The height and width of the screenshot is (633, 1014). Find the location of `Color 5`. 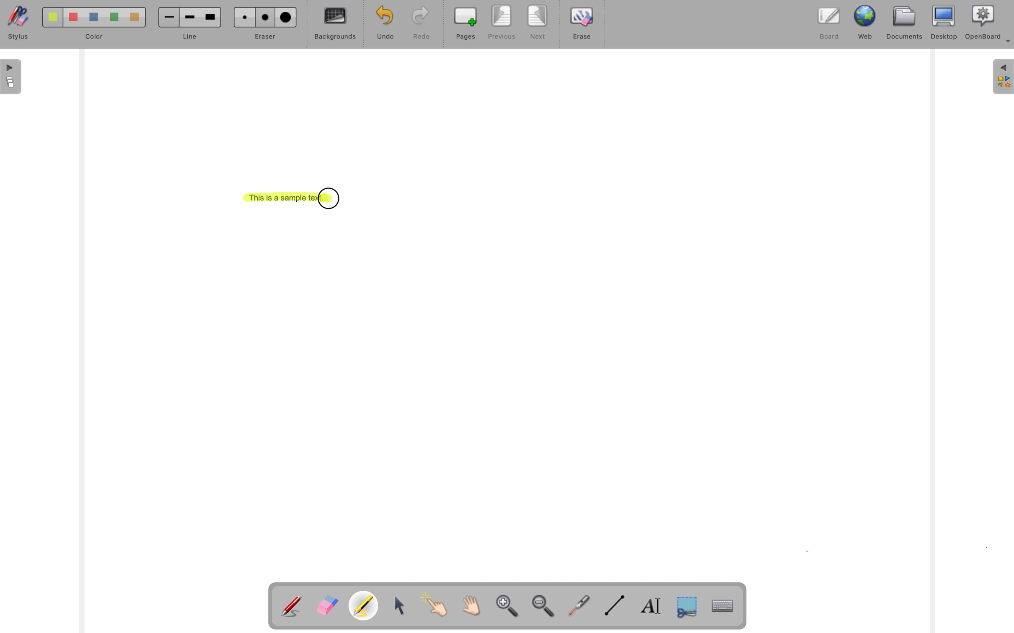

Color 5 is located at coordinates (135, 18).